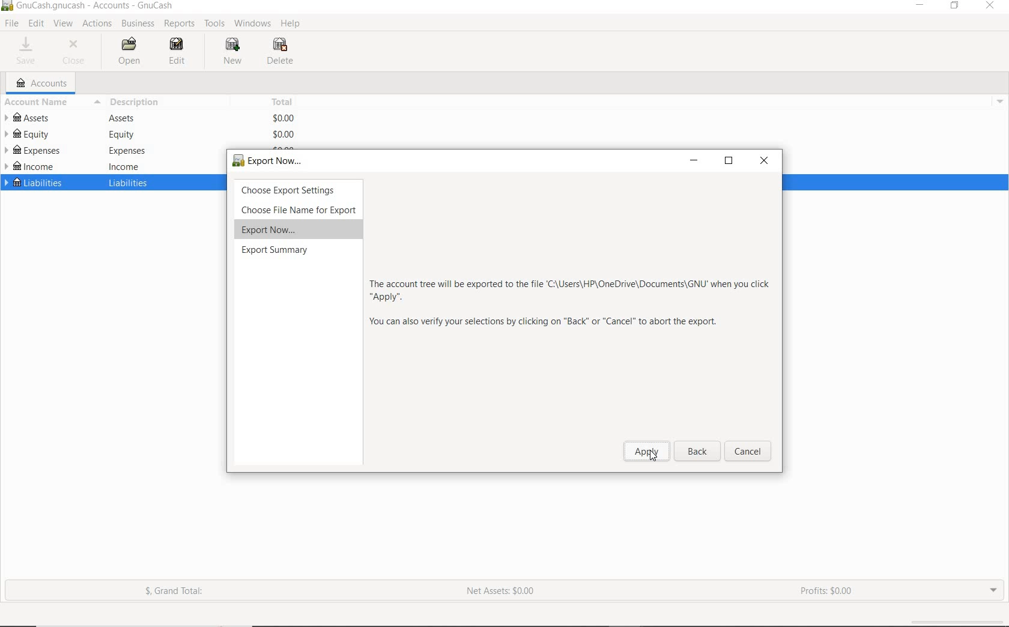 This screenshot has height=627, width=1009. Describe the element at coordinates (303, 159) in the screenshot. I see `export now` at that location.